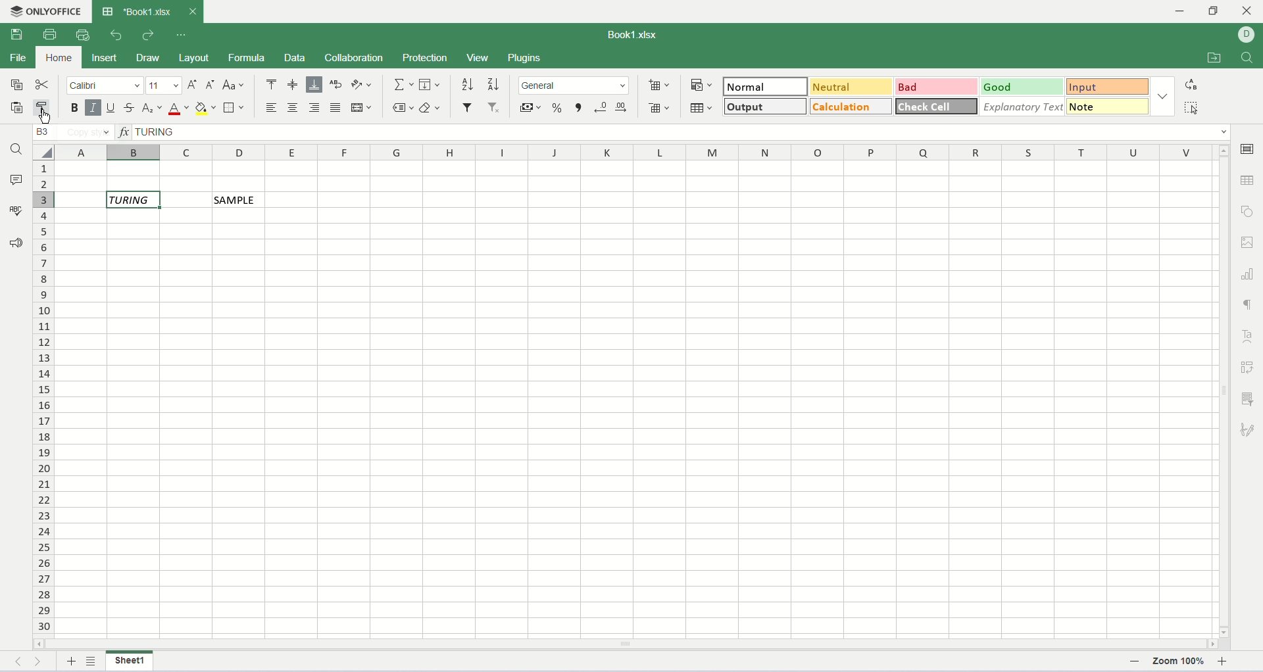 This screenshot has height=672, width=1263. Describe the element at coordinates (469, 106) in the screenshot. I see `filter` at that location.